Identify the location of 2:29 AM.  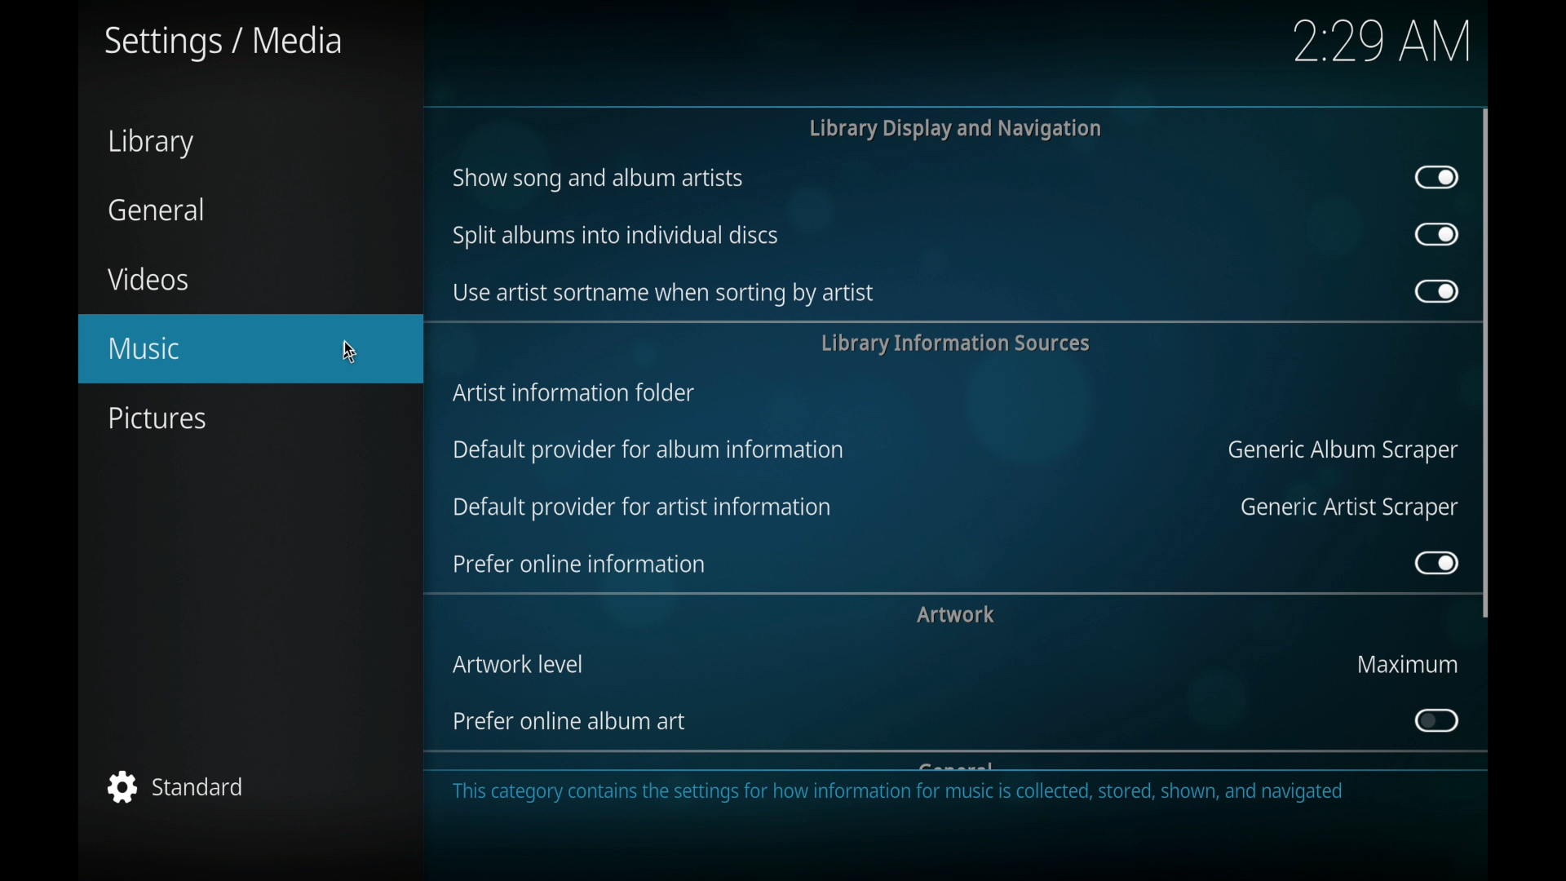
(1379, 49).